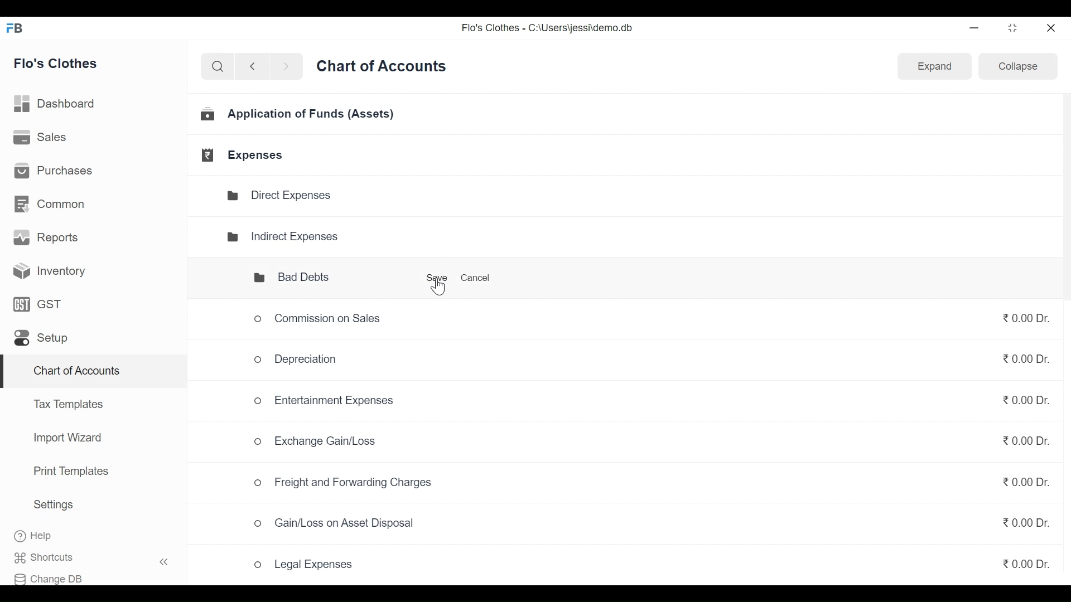  Describe the element at coordinates (74, 372) in the screenshot. I see `Chart of Accounts` at that location.